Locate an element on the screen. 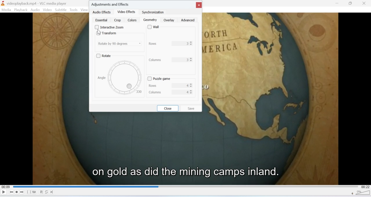 This screenshot has height=197, width=371. Volume is located at coordinates (361, 194).